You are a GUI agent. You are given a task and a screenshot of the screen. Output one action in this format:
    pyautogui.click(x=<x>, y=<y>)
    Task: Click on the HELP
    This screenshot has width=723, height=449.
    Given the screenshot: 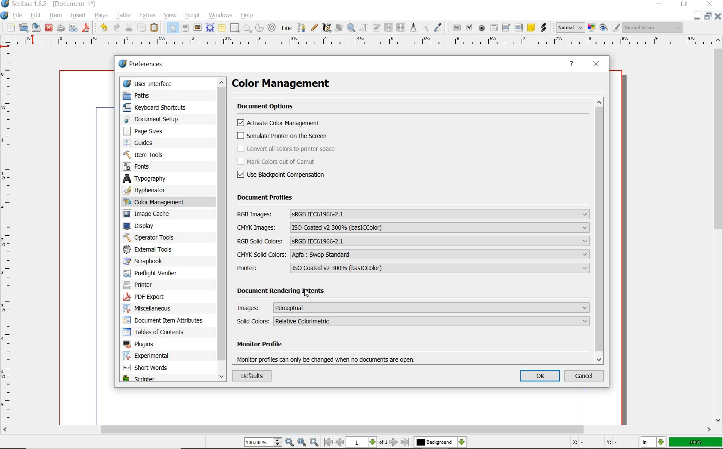 What is the action you would take?
    pyautogui.click(x=572, y=65)
    